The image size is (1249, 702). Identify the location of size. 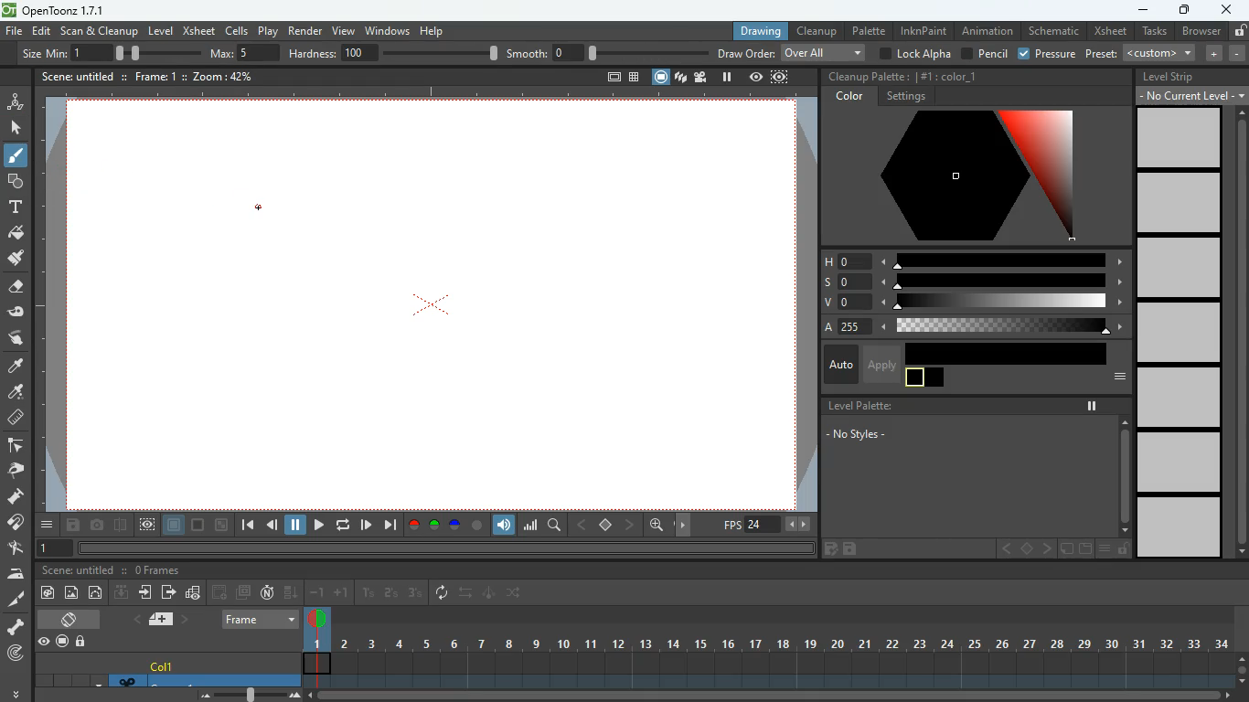
(222, 526).